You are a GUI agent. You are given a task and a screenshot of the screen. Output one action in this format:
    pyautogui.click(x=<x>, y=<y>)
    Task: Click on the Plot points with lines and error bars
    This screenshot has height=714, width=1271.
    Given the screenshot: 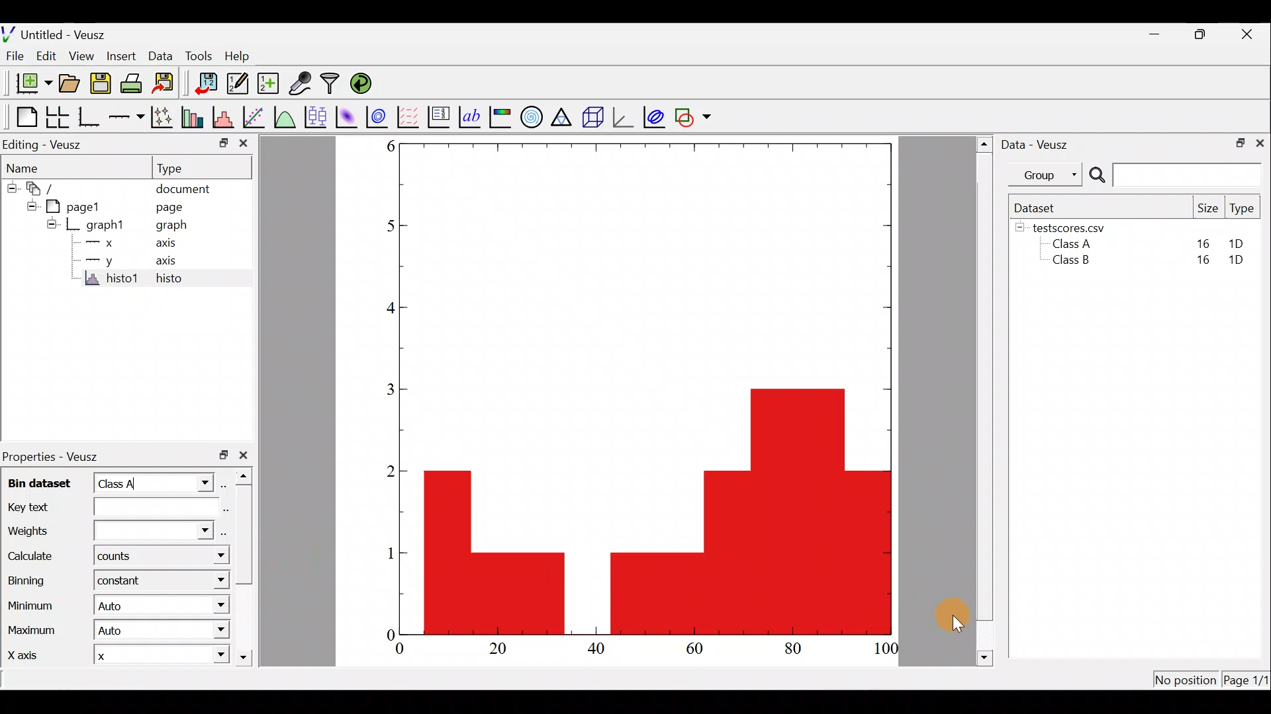 What is the action you would take?
    pyautogui.click(x=162, y=117)
    